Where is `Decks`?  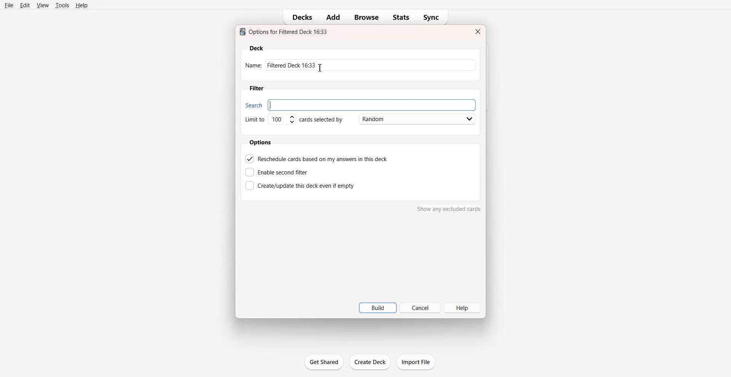 Decks is located at coordinates (300, 18).